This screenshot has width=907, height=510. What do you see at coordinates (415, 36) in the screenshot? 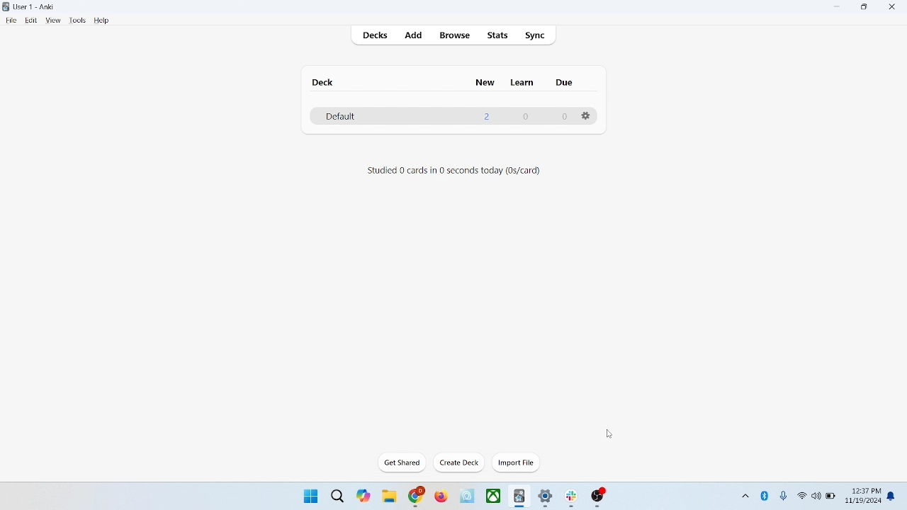
I see `add` at bounding box center [415, 36].